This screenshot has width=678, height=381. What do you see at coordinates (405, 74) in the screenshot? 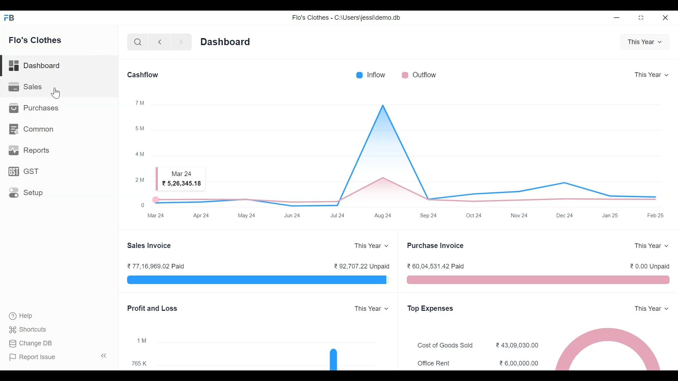
I see `outflow color bar` at bounding box center [405, 74].